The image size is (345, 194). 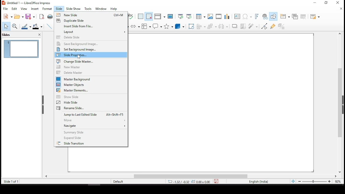 What do you see at coordinates (91, 102) in the screenshot?
I see `hide slide` at bounding box center [91, 102].